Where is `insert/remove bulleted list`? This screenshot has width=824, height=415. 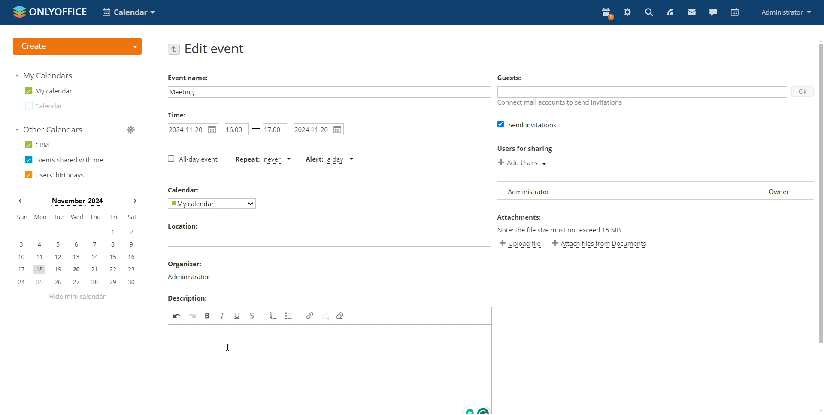 insert/remove bulleted list is located at coordinates (290, 316).